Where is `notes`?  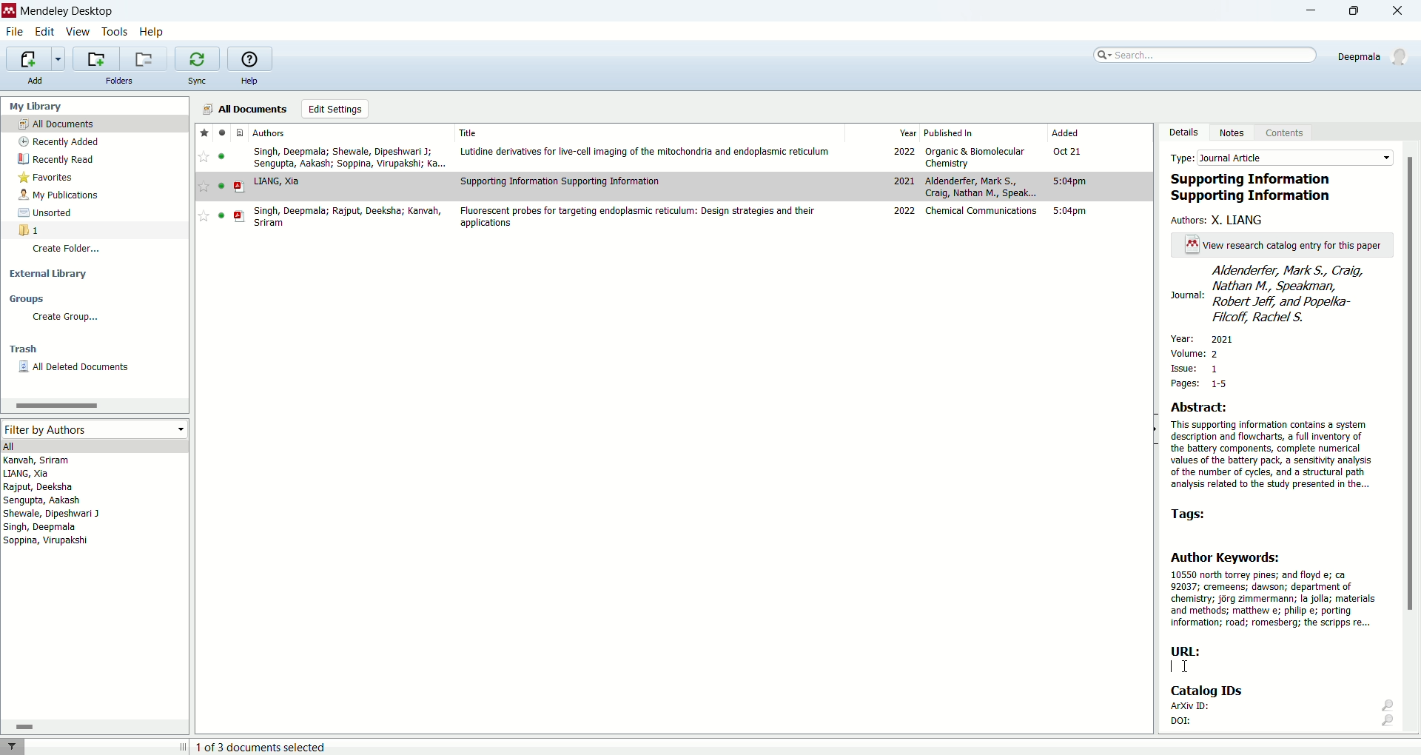 notes is located at coordinates (1235, 133).